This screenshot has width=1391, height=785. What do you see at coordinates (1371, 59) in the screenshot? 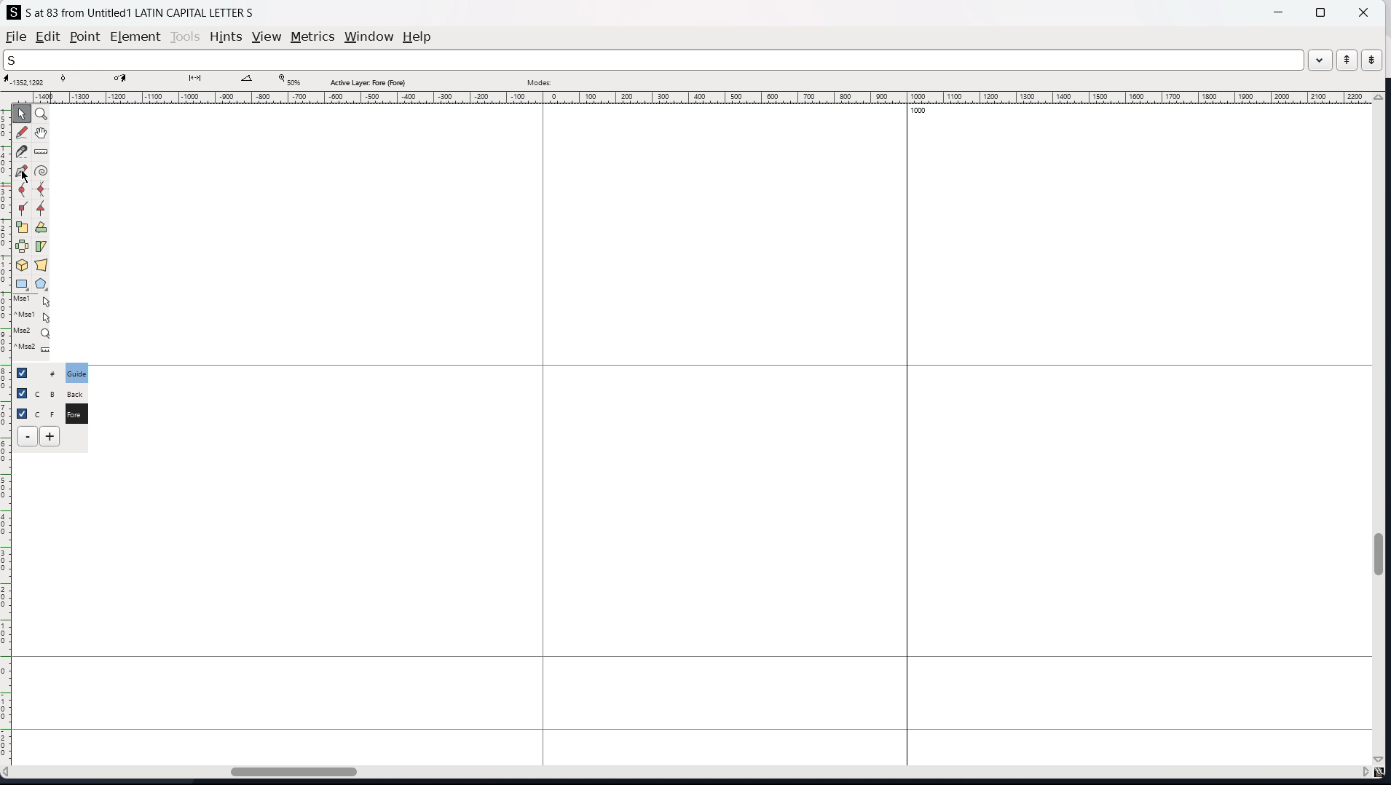
I see `next word in the word list` at bounding box center [1371, 59].